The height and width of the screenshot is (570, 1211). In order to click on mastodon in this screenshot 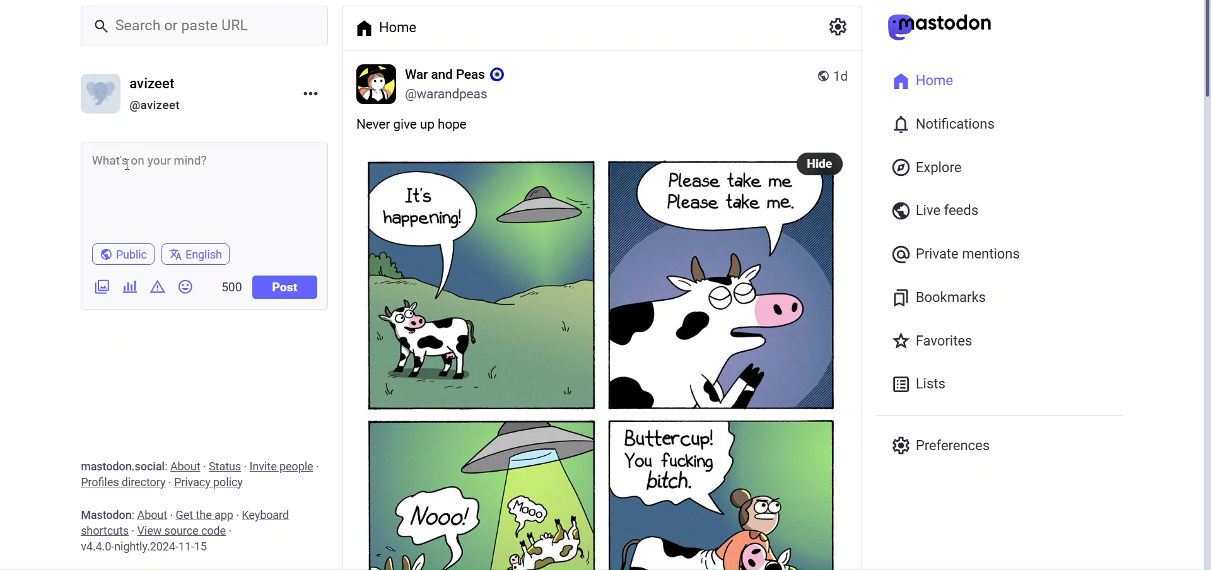, I will do `click(104, 514)`.